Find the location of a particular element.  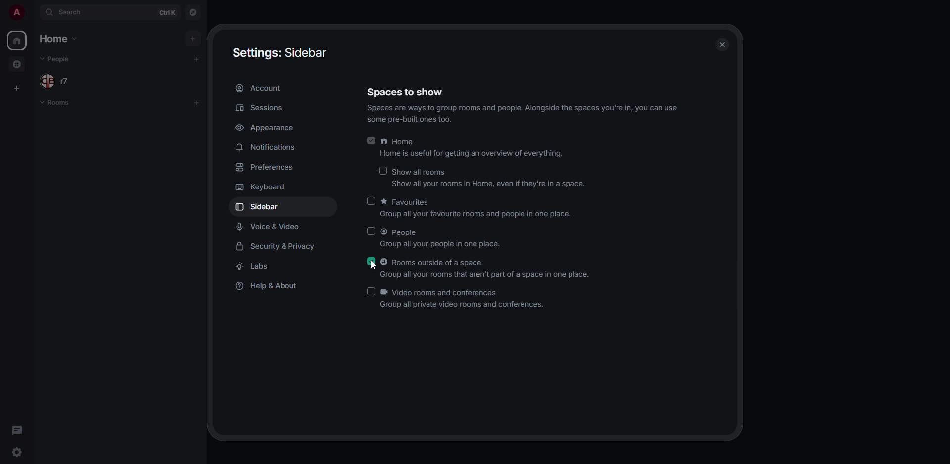

people is located at coordinates (57, 60).